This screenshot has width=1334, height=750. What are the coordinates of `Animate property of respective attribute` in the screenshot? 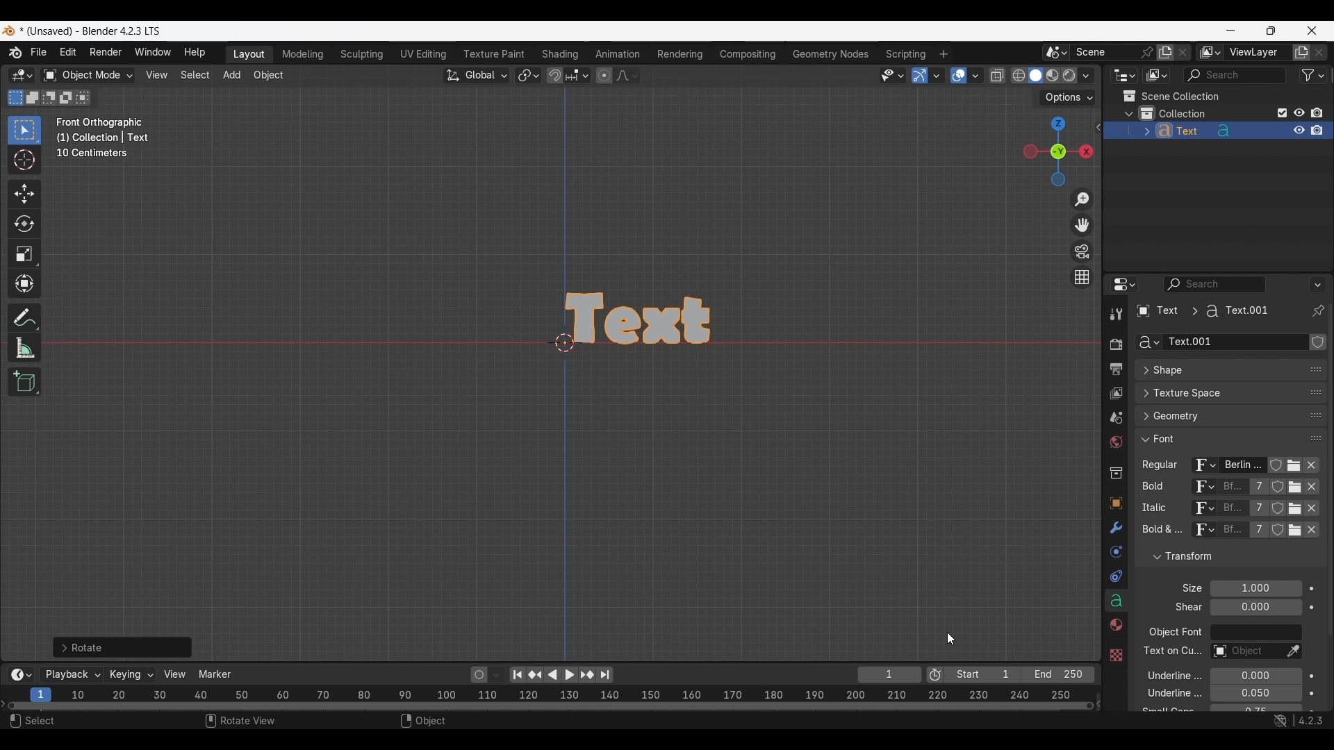 It's located at (1312, 648).